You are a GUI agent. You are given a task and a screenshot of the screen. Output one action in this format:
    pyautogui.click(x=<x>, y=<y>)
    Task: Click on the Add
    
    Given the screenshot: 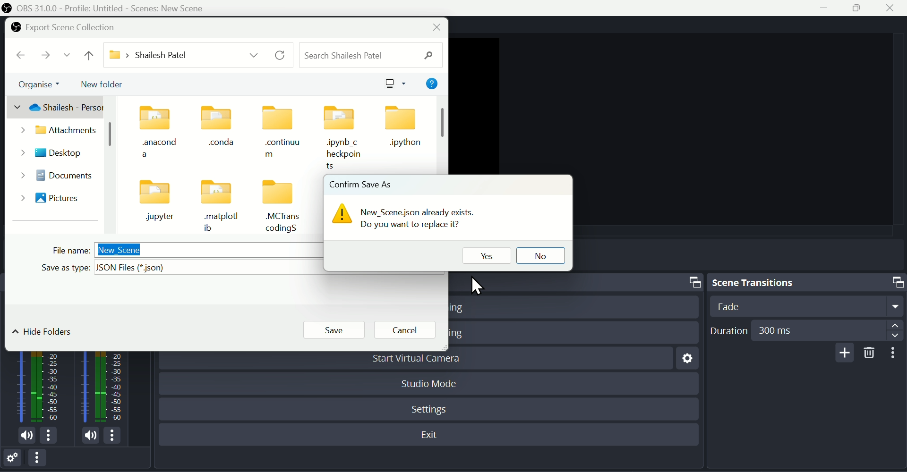 What is the action you would take?
    pyautogui.click(x=842, y=353)
    